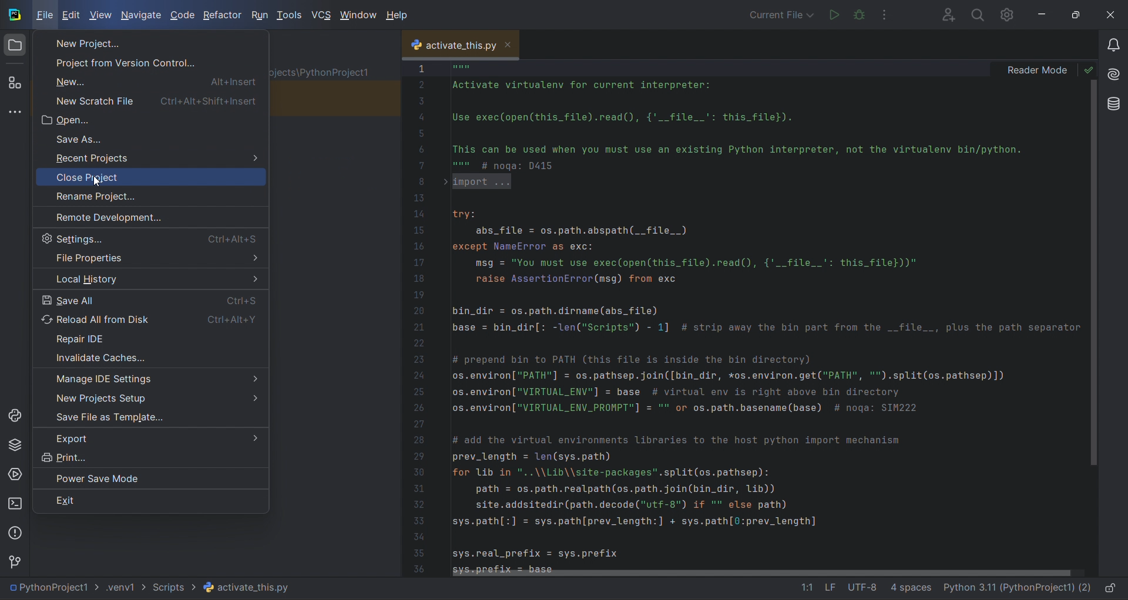  What do you see at coordinates (148, 237) in the screenshot?
I see `settings` at bounding box center [148, 237].